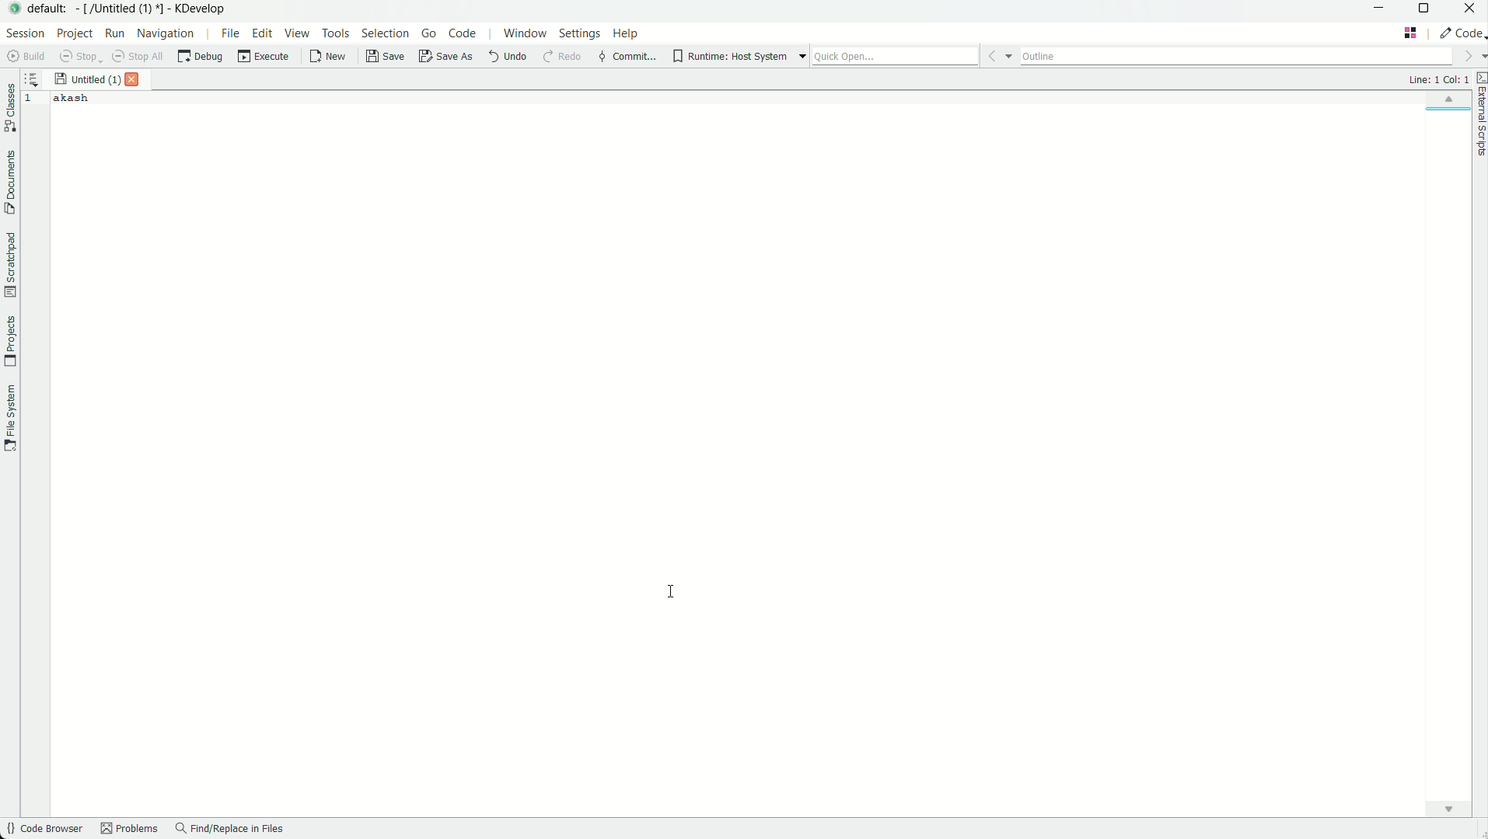 The image size is (1488, 839). Describe the element at coordinates (264, 57) in the screenshot. I see `execute` at that location.